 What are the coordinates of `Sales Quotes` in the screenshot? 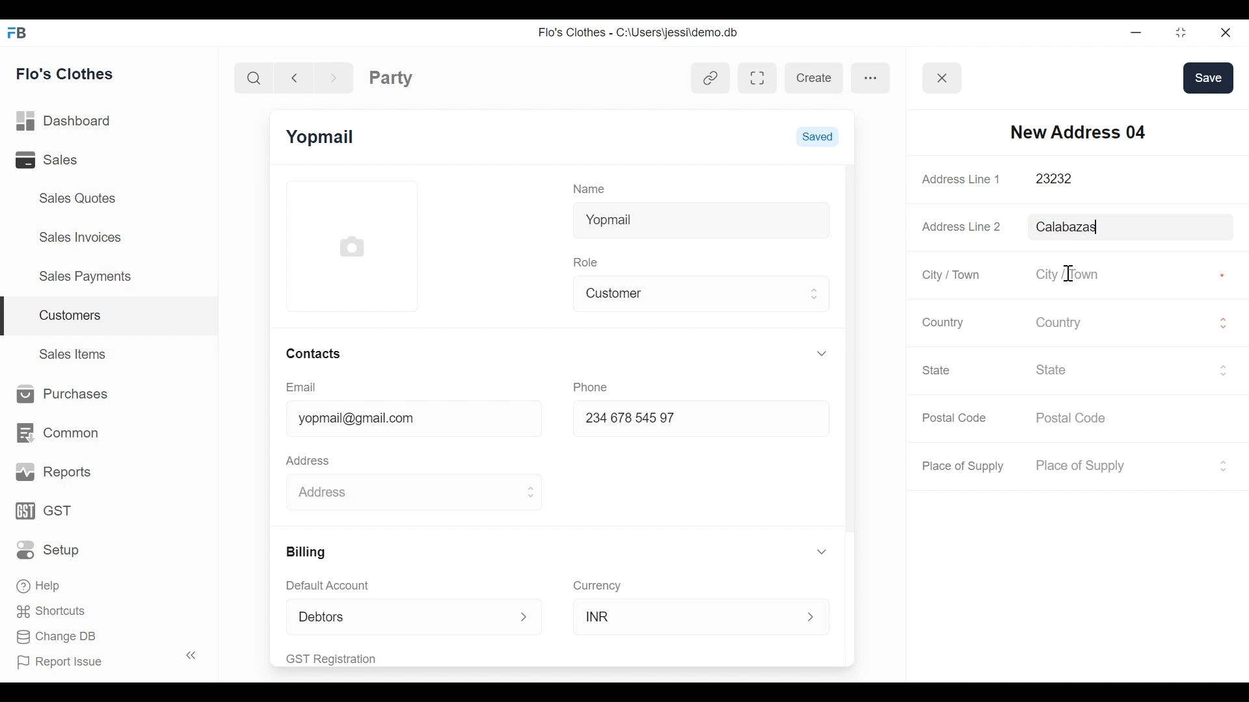 It's located at (79, 198).